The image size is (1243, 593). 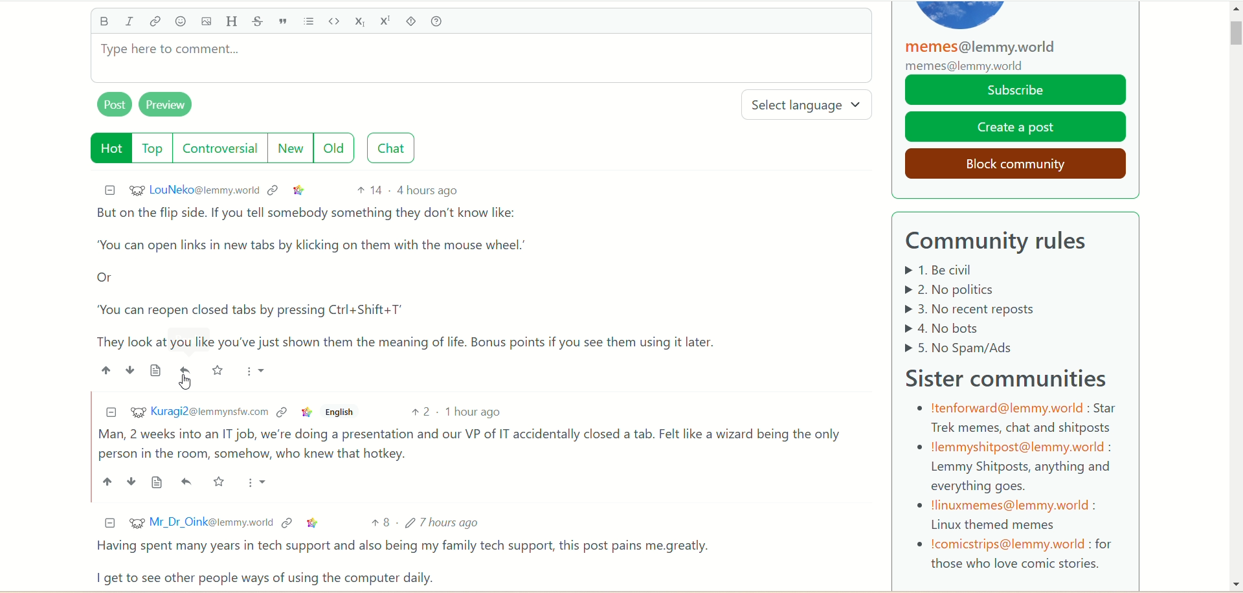 What do you see at coordinates (341, 411) in the screenshot?
I see `english` at bounding box center [341, 411].